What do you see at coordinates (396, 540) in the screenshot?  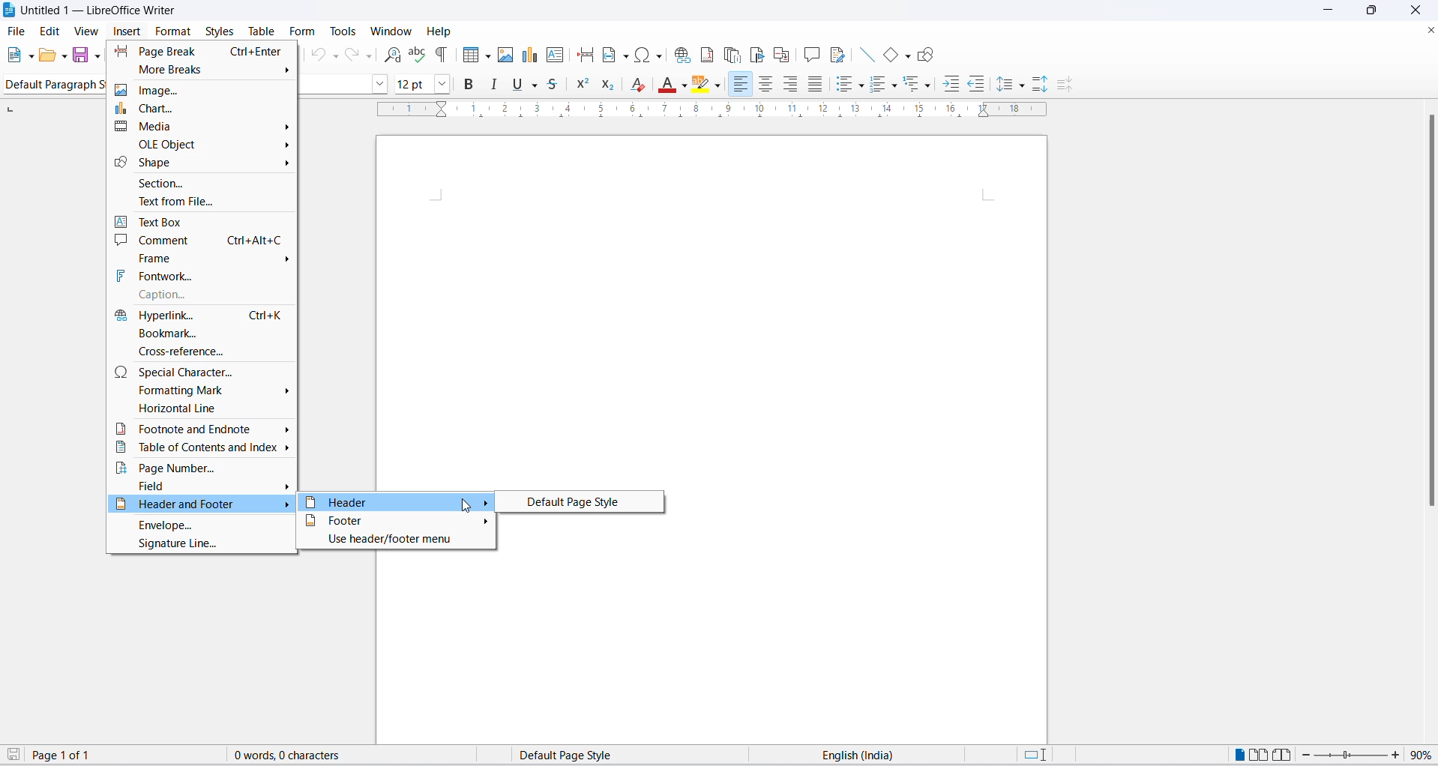 I see `use header/footer menu` at bounding box center [396, 540].